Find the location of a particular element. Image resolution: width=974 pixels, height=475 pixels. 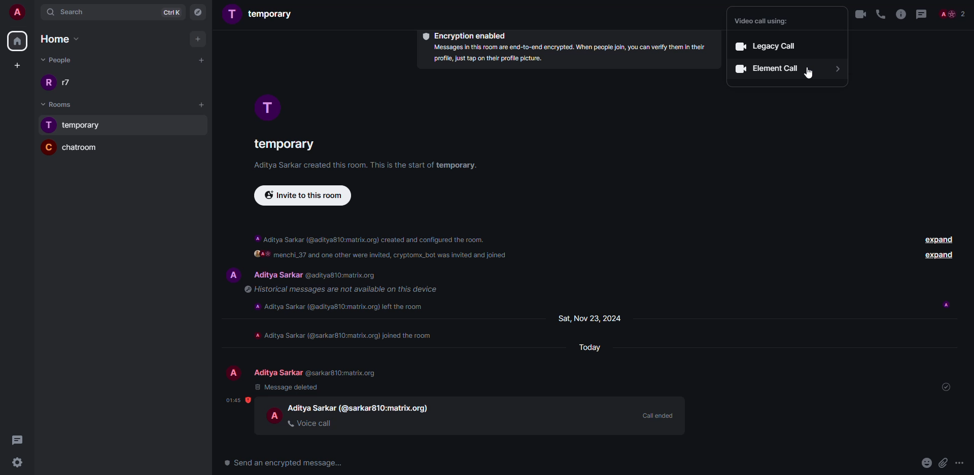

day is located at coordinates (590, 319).